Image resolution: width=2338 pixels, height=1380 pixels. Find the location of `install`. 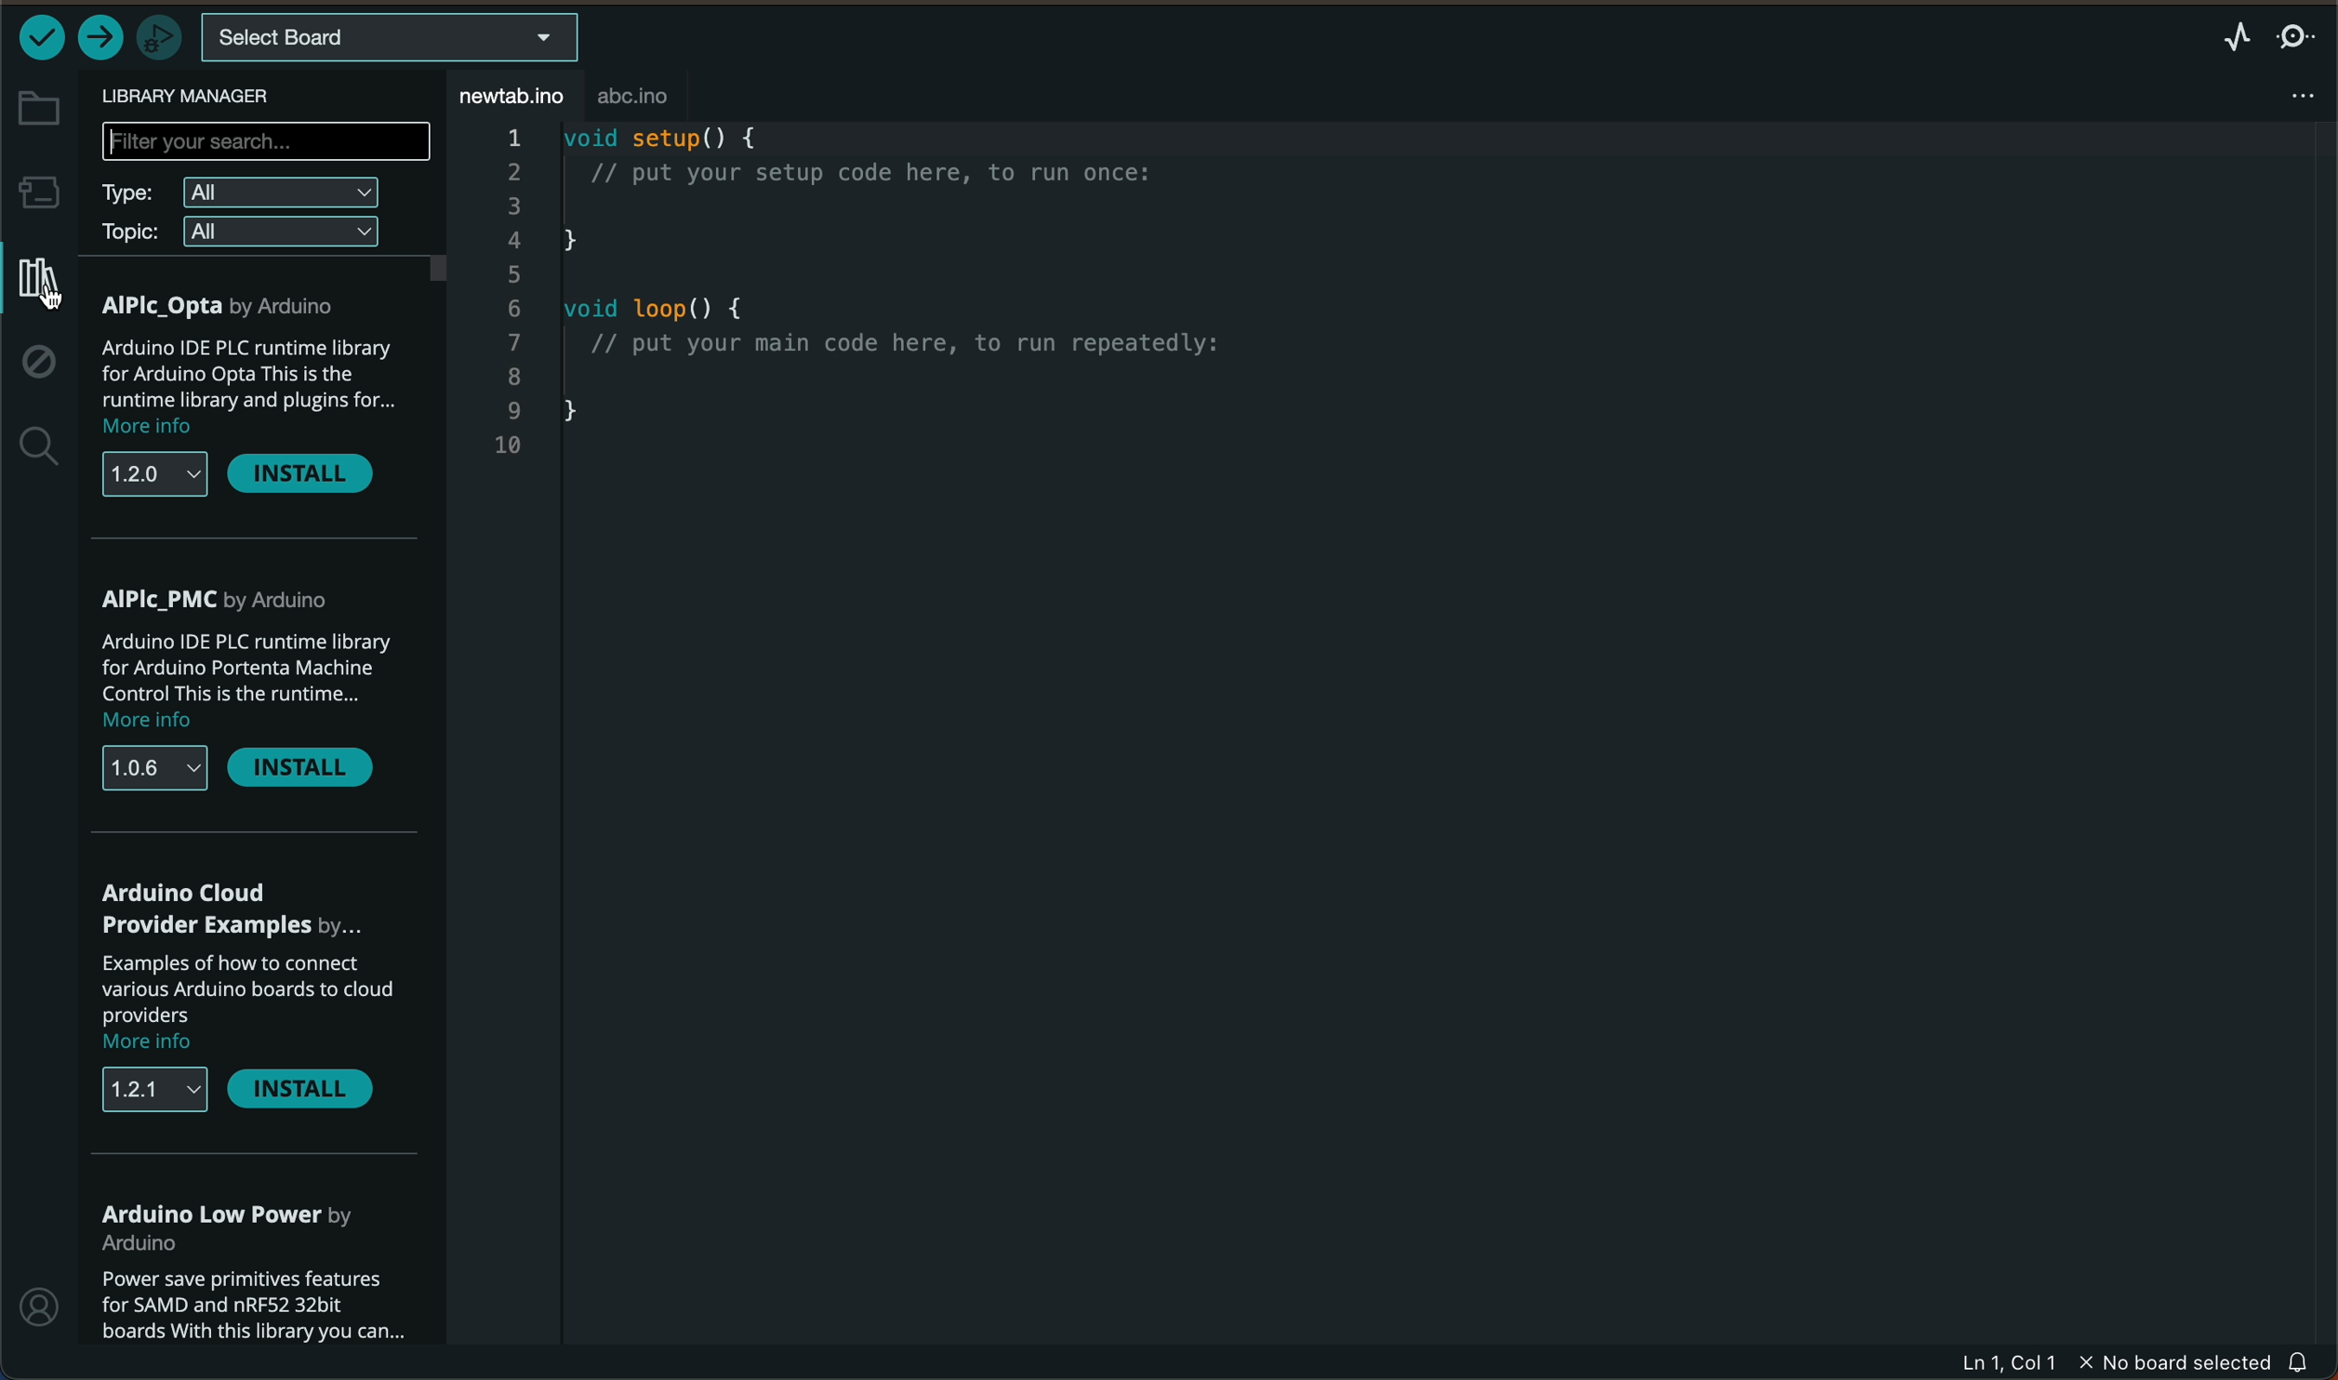

install is located at coordinates (304, 475).